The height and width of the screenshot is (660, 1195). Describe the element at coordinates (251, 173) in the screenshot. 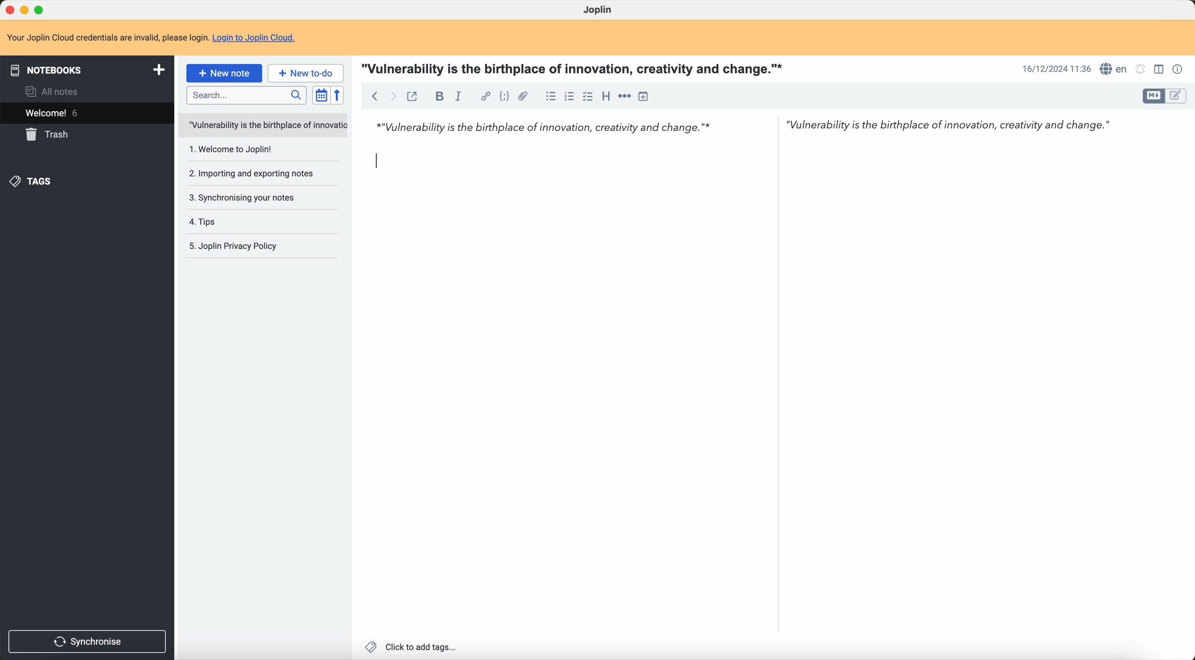

I see `2.importing and exporting notes` at that location.